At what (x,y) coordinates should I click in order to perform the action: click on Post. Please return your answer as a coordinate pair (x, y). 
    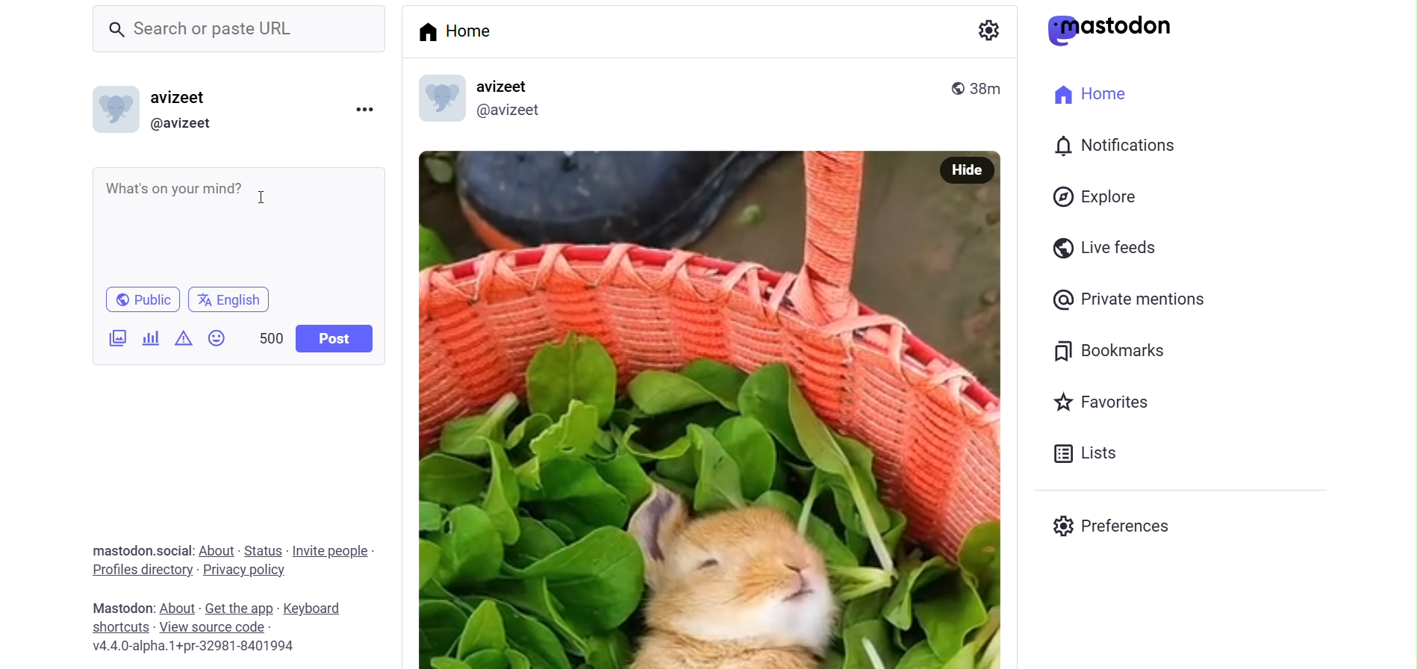
    Looking at the image, I should click on (334, 338).